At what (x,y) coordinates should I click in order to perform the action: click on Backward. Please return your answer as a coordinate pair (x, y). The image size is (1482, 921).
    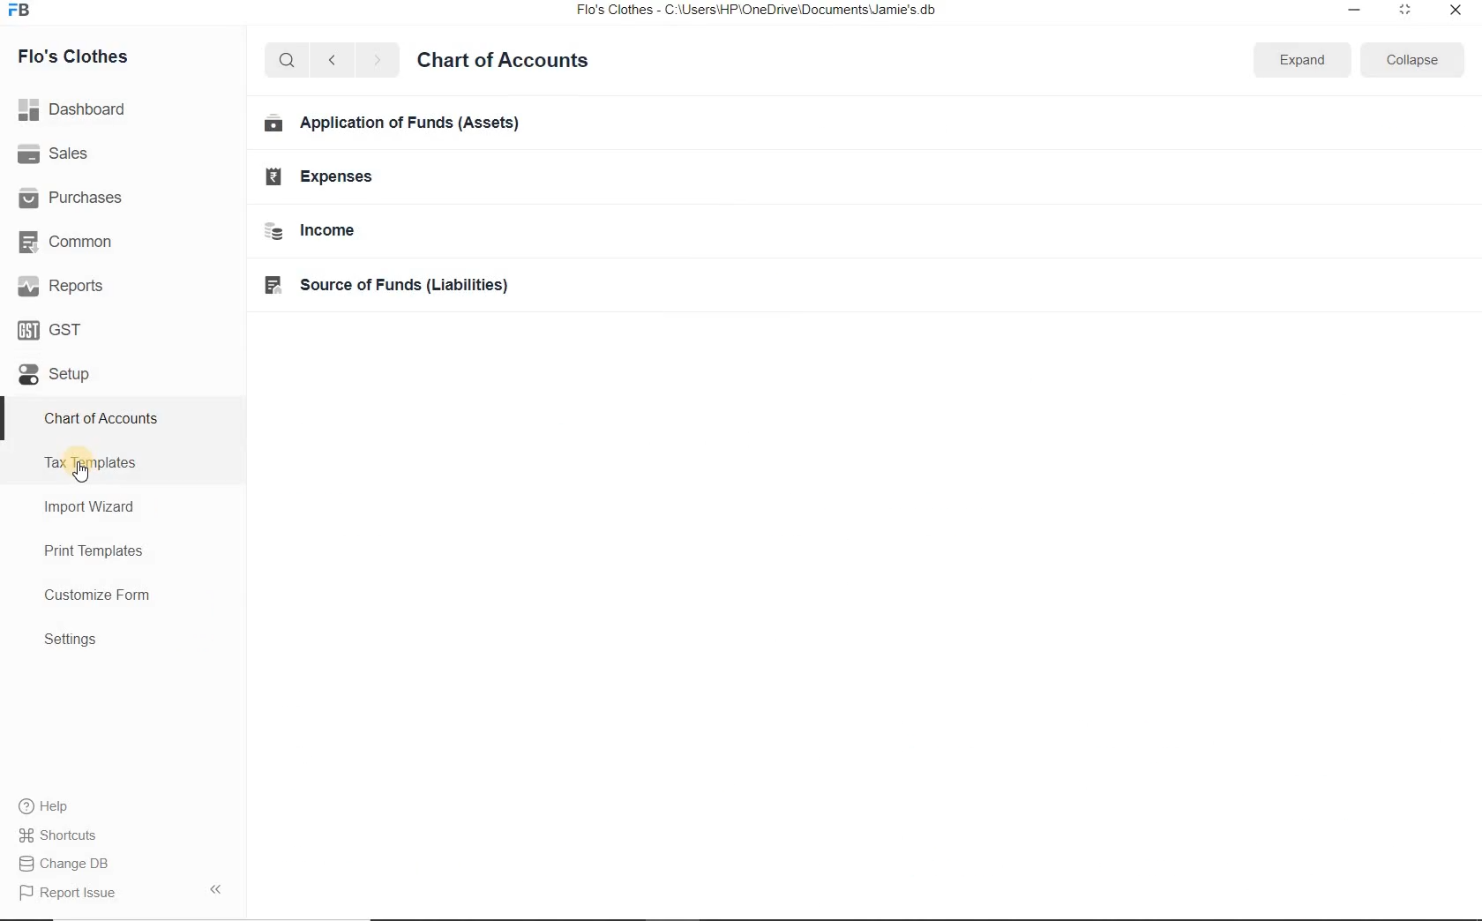
    Looking at the image, I should click on (332, 59).